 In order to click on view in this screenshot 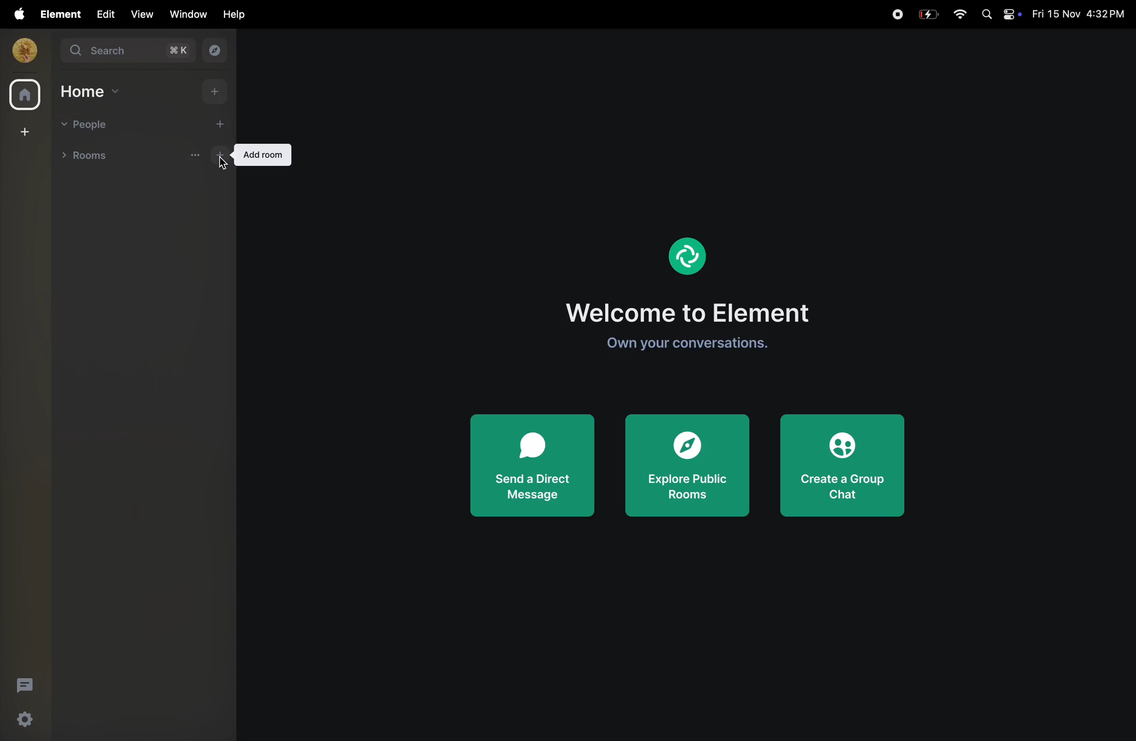, I will do `click(142, 14)`.